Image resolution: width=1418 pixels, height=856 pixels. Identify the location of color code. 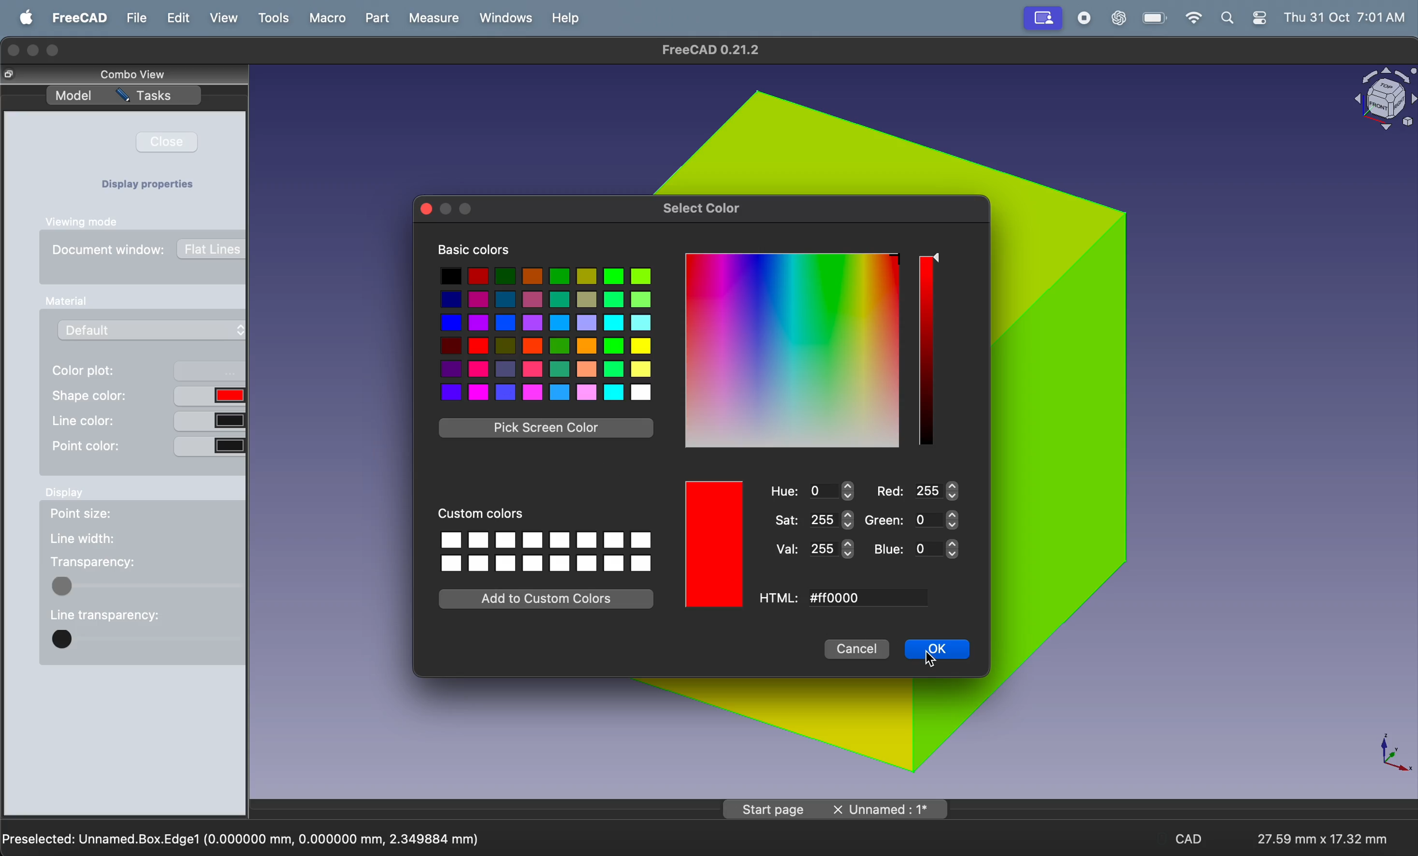
(880, 598).